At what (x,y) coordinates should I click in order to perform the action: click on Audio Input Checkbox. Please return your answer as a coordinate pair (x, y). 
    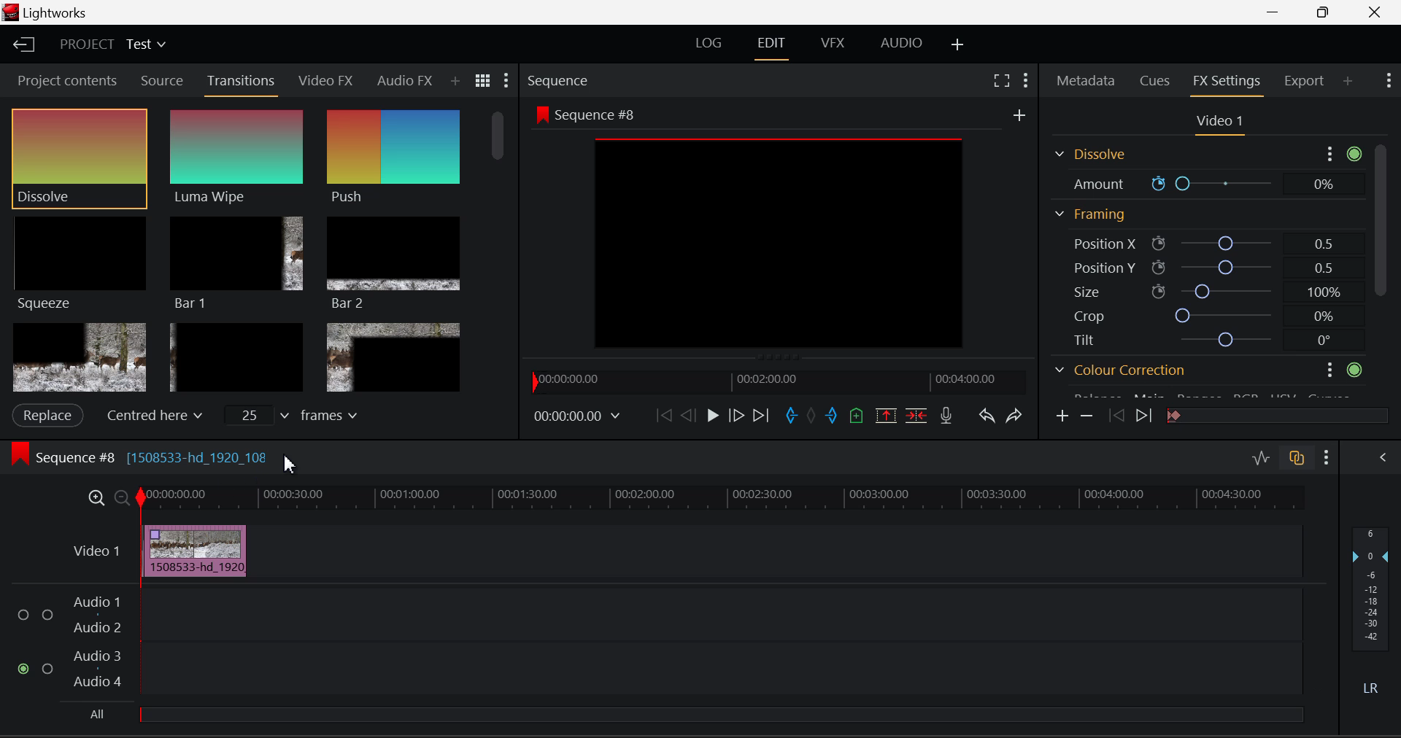
    Looking at the image, I should click on (47, 668).